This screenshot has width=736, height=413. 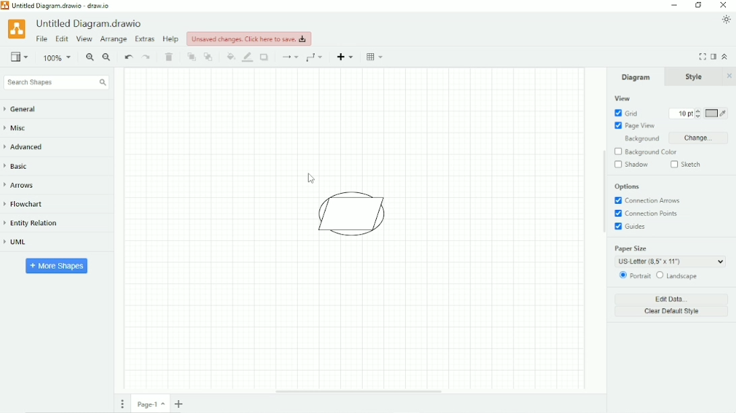 I want to click on Close, so click(x=729, y=76).